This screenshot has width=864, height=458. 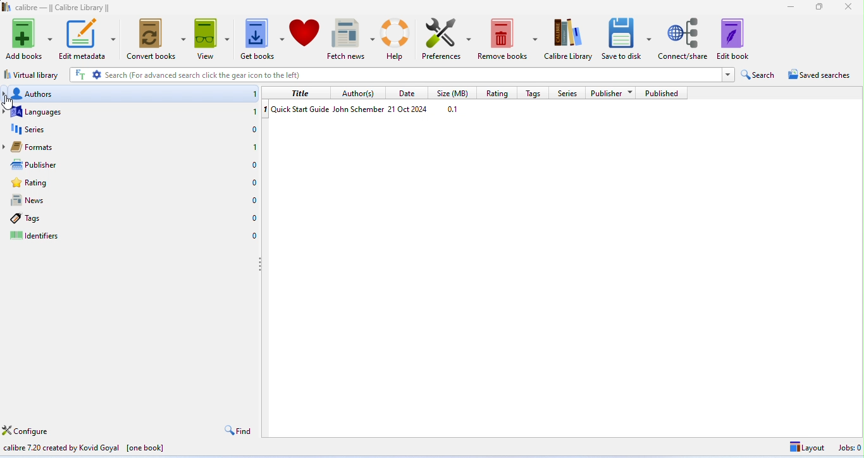 I want to click on 1, so click(x=268, y=109).